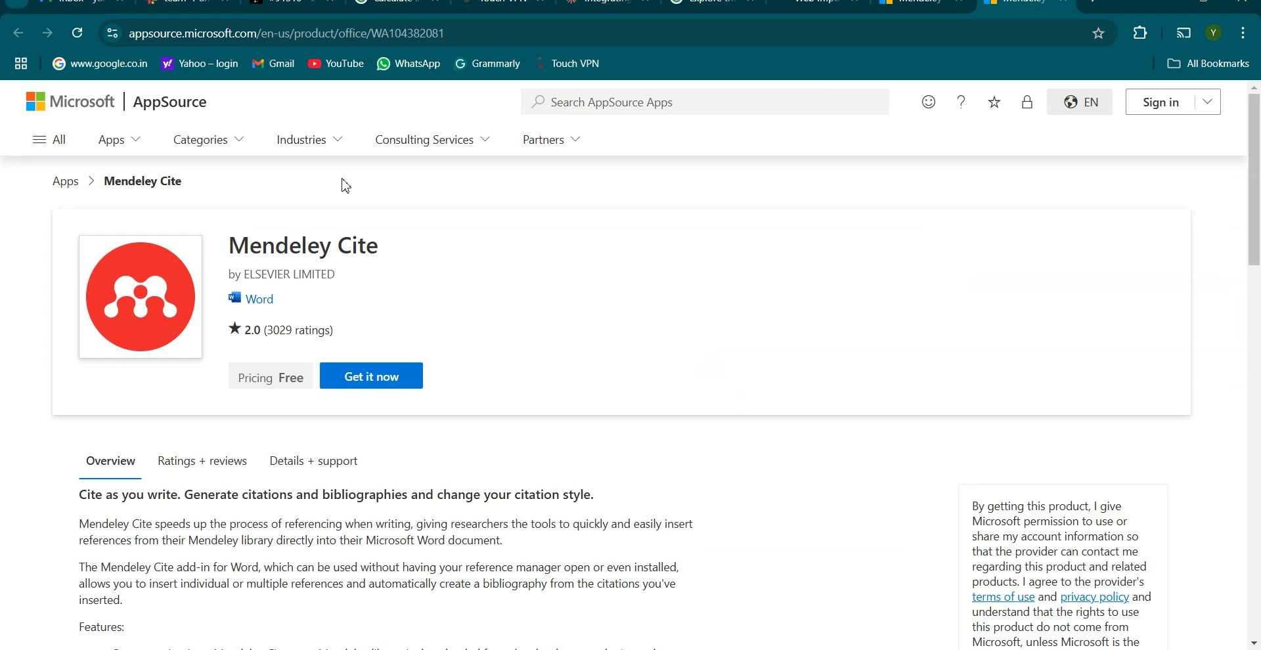 This screenshot has height=650, width=1261. What do you see at coordinates (274, 64) in the screenshot?
I see `Gmail Bookmarks` at bounding box center [274, 64].